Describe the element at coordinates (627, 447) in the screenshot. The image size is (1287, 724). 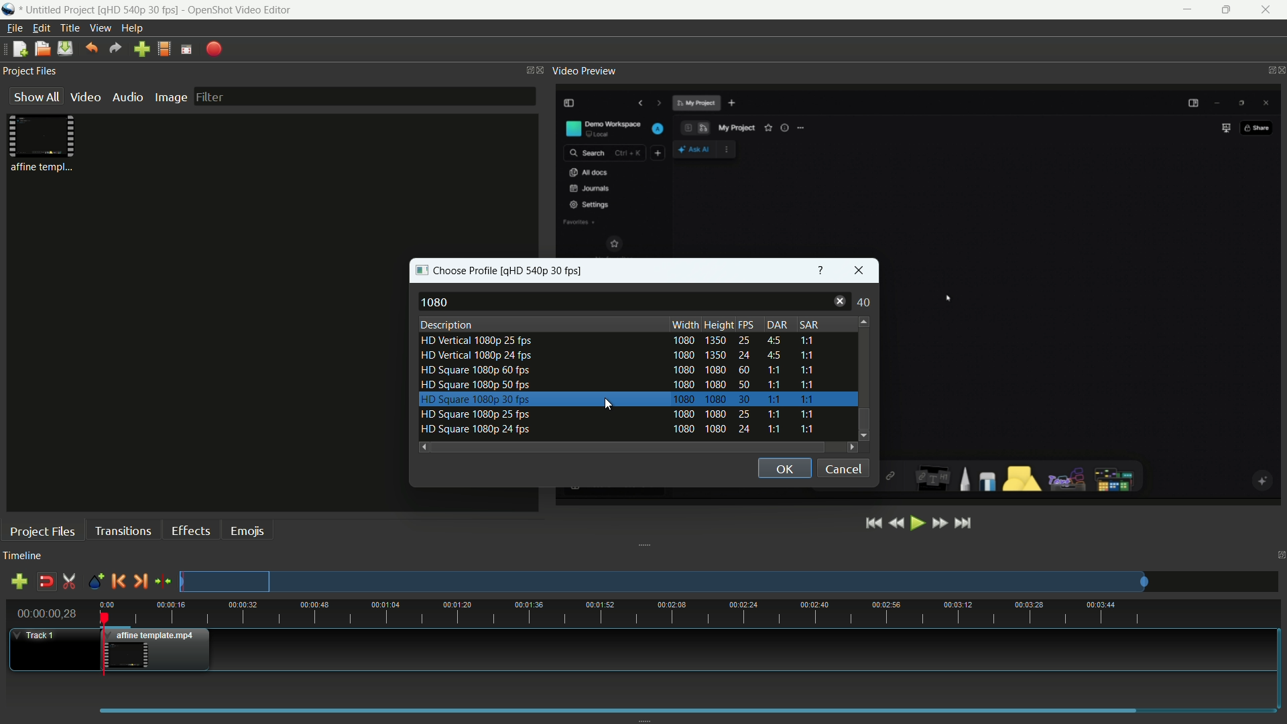
I see `scroll bar` at that location.